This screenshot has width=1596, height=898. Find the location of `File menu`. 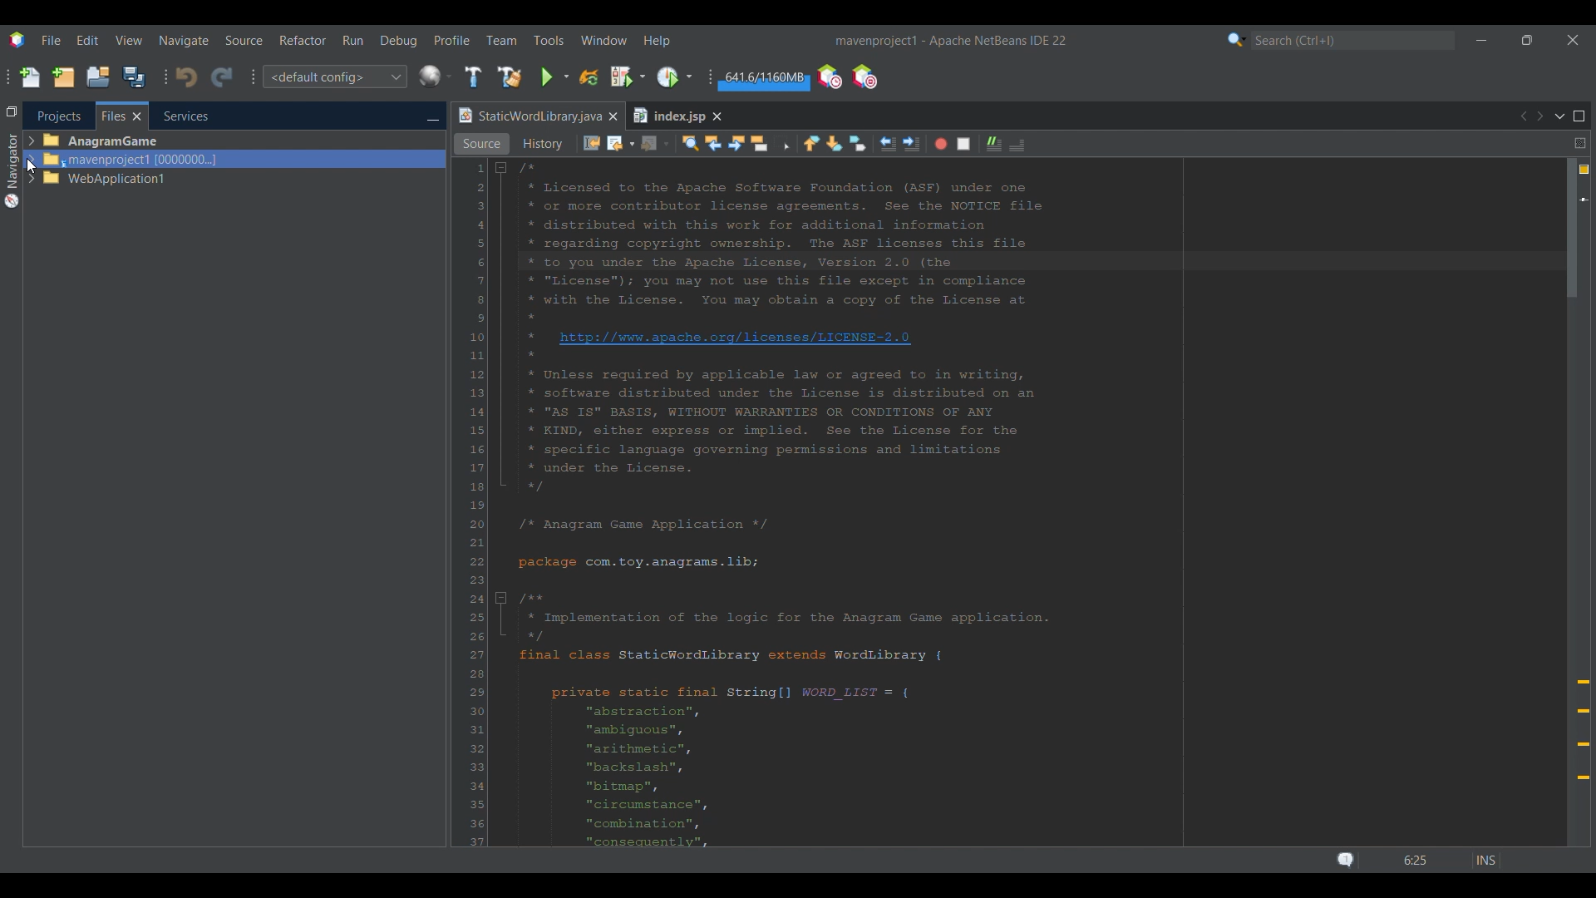

File menu is located at coordinates (51, 40).